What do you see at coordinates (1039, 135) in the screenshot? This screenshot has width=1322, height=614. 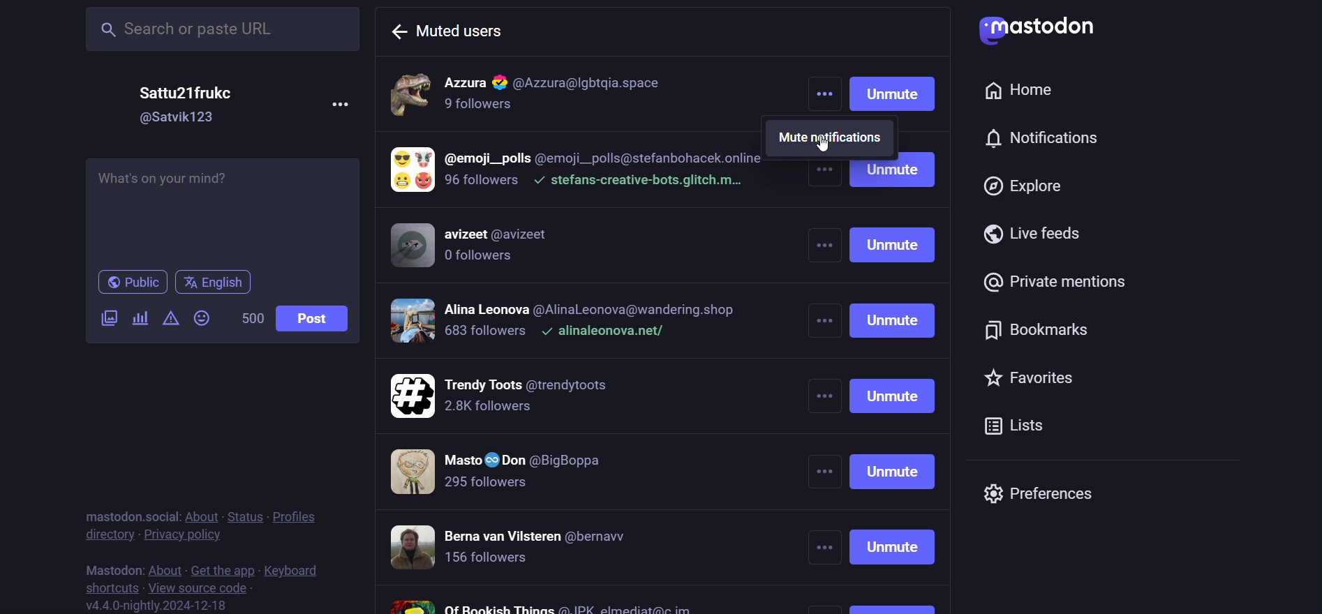 I see `notification` at bounding box center [1039, 135].